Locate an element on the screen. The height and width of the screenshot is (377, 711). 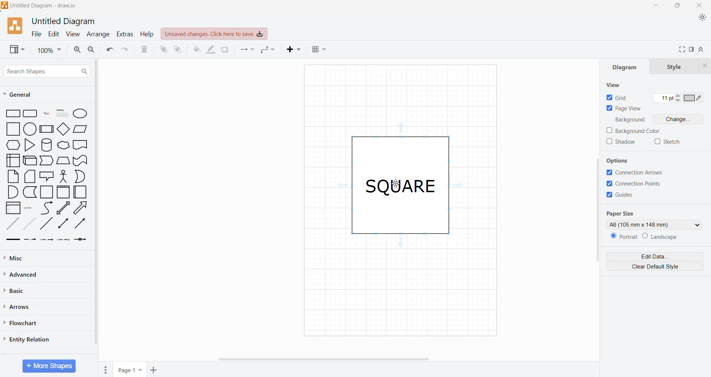
Change is located at coordinates (680, 119).